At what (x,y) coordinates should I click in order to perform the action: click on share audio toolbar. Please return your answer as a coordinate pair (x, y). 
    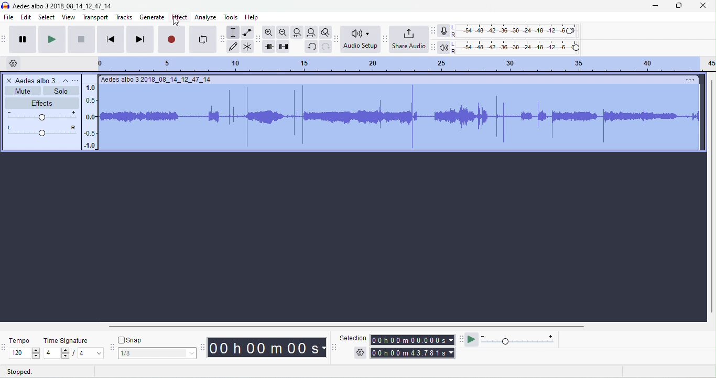
    Looking at the image, I should click on (385, 38).